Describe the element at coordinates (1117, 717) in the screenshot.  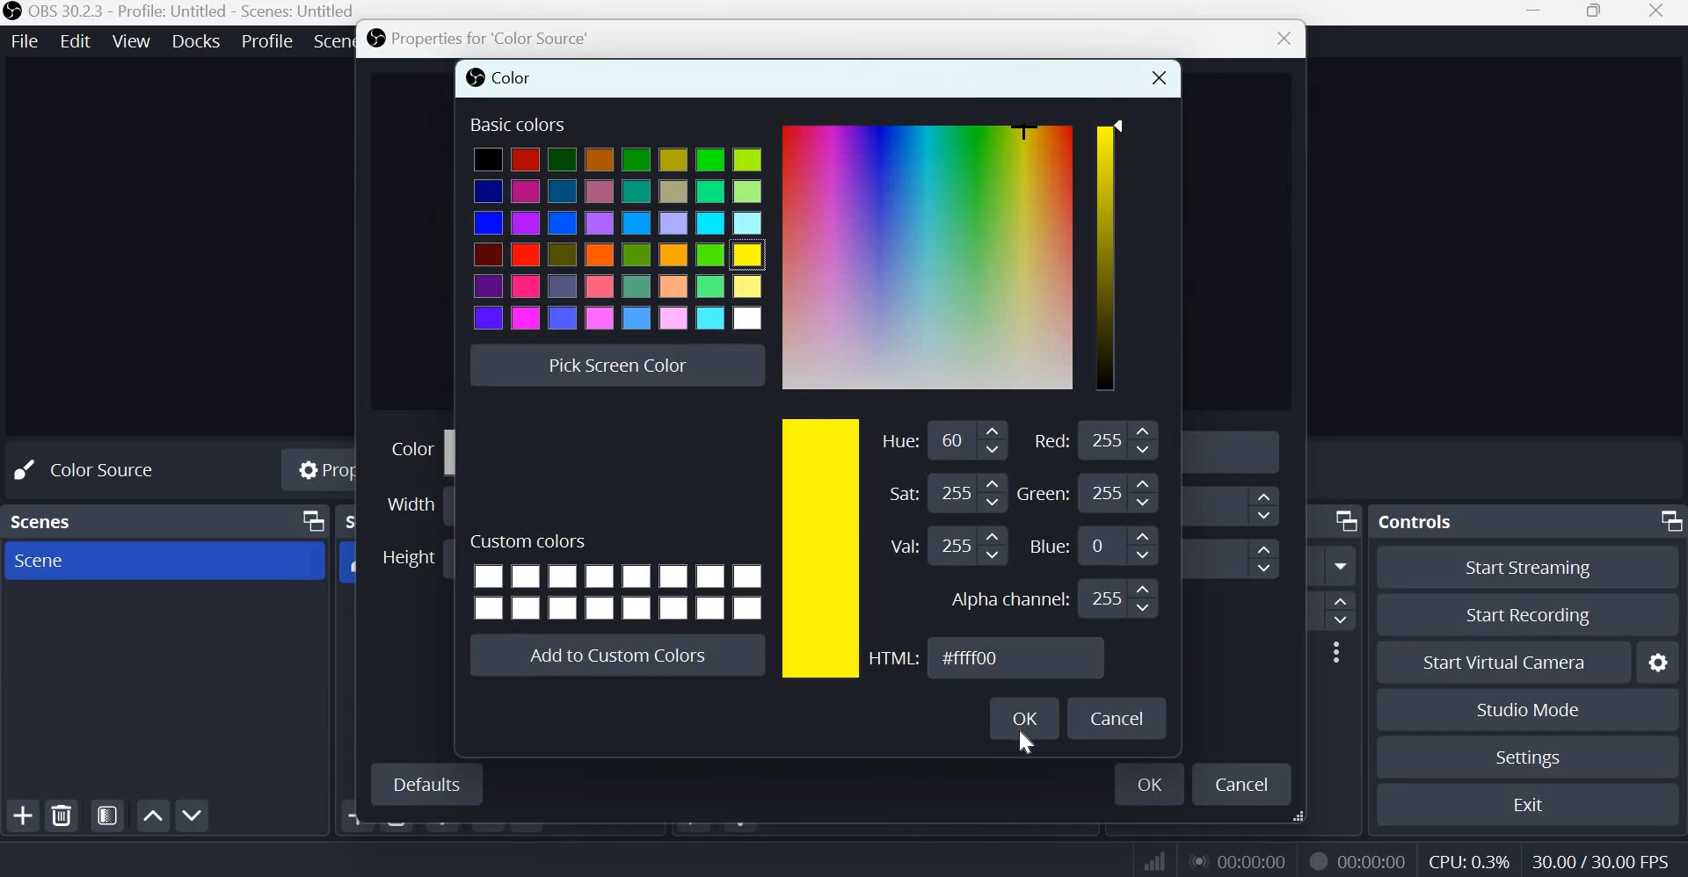
I see `Cancel` at that location.